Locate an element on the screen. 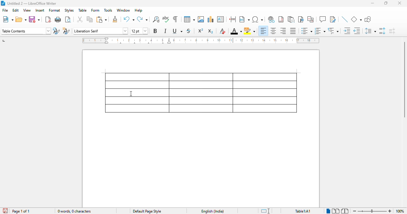 The height and width of the screenshot is (214, 407). decrease paragraph spacing is located at coordinates (392, 31).